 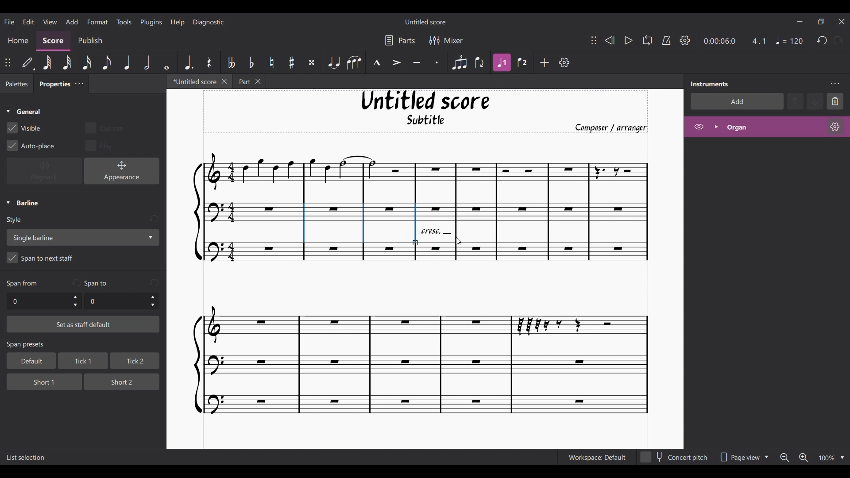 I want to click on Cursor clicking on Barline, so click(x=458, y=241).